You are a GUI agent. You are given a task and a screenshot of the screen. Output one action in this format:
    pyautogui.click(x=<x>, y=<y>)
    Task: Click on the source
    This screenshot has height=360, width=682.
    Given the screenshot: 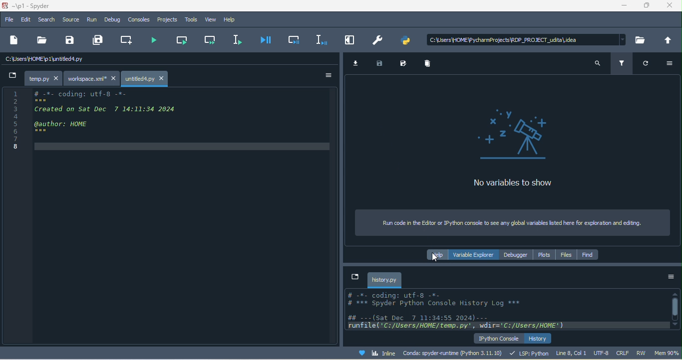 What is the action you would take?
    pyautogui.click(x=74, y=21)
    